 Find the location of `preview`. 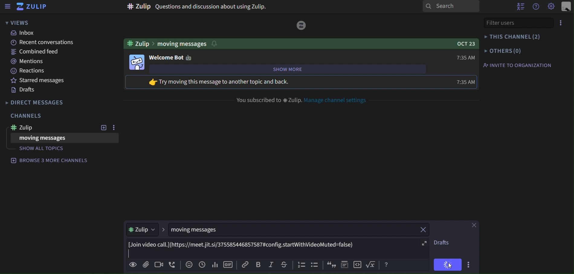

preview is located at coordinates (133, 266).